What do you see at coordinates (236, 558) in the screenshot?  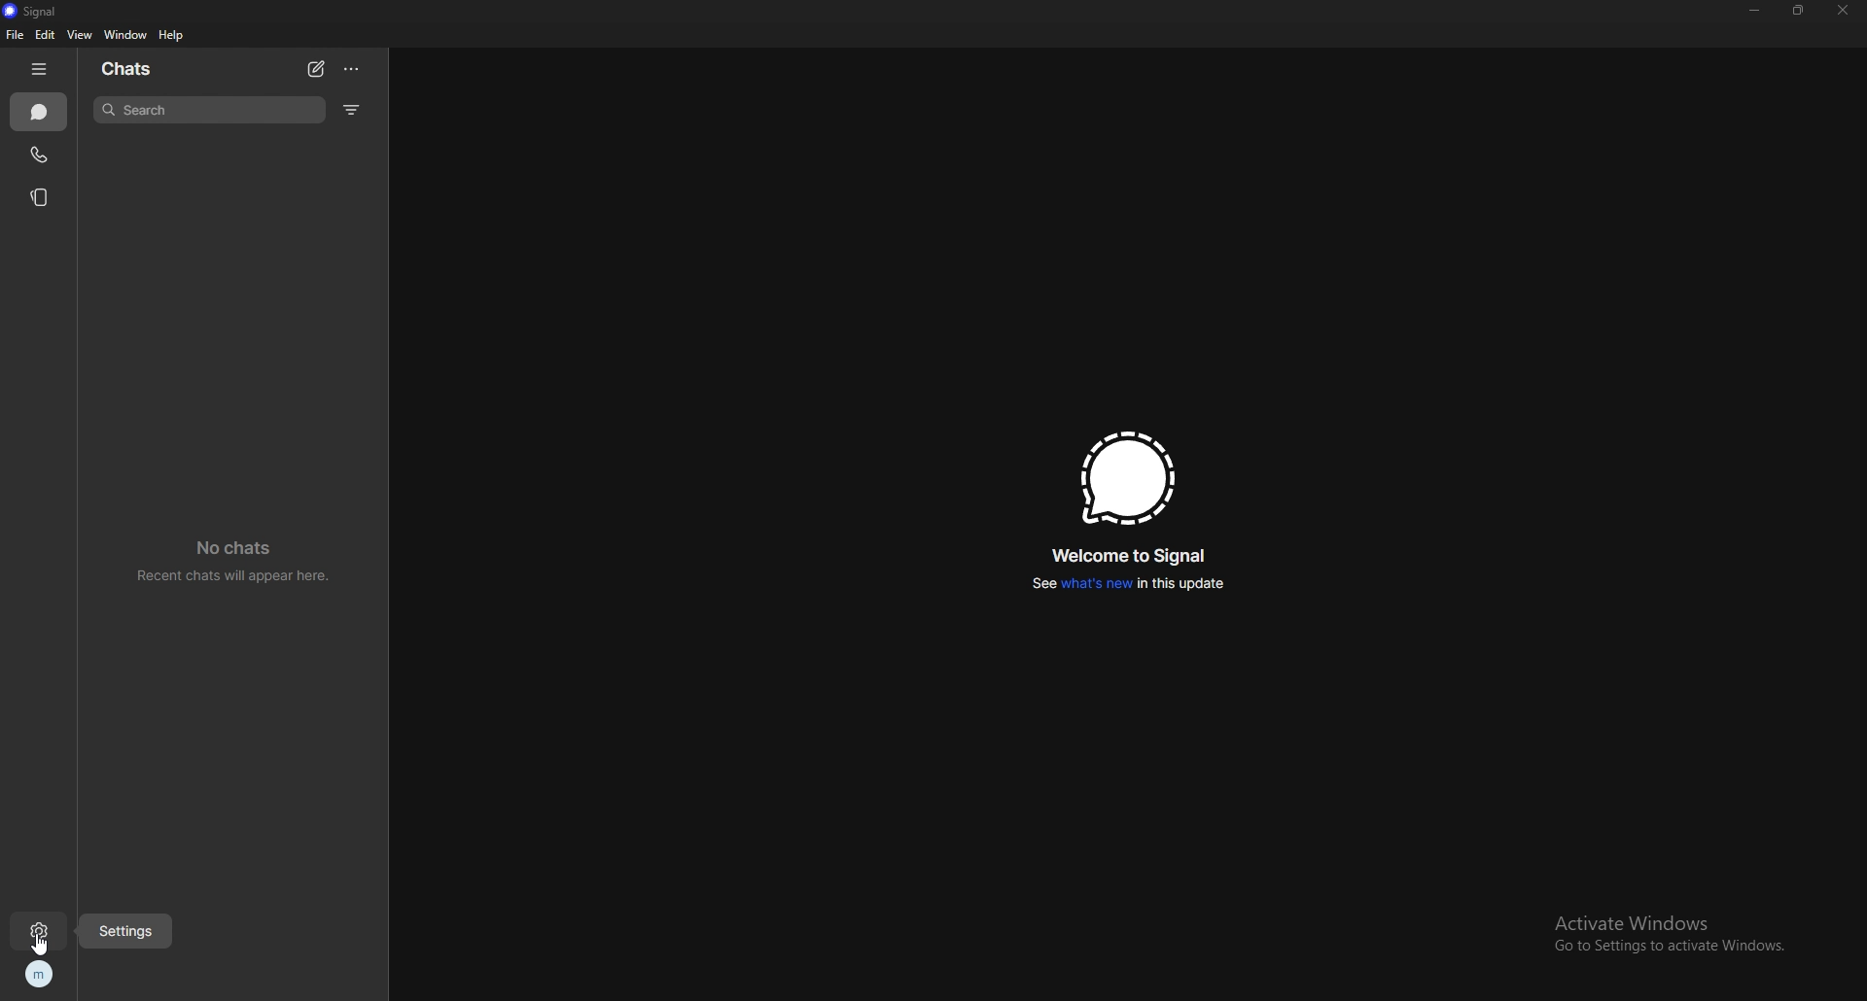 I see `recent chats will appear here` at bounding box center [236, 558].